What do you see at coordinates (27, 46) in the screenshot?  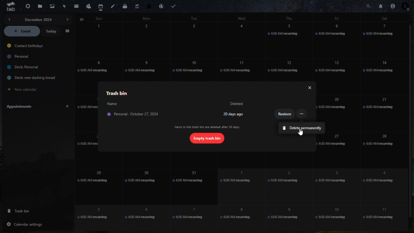 I see `contact birthdays` at bounding box center [27, 46].